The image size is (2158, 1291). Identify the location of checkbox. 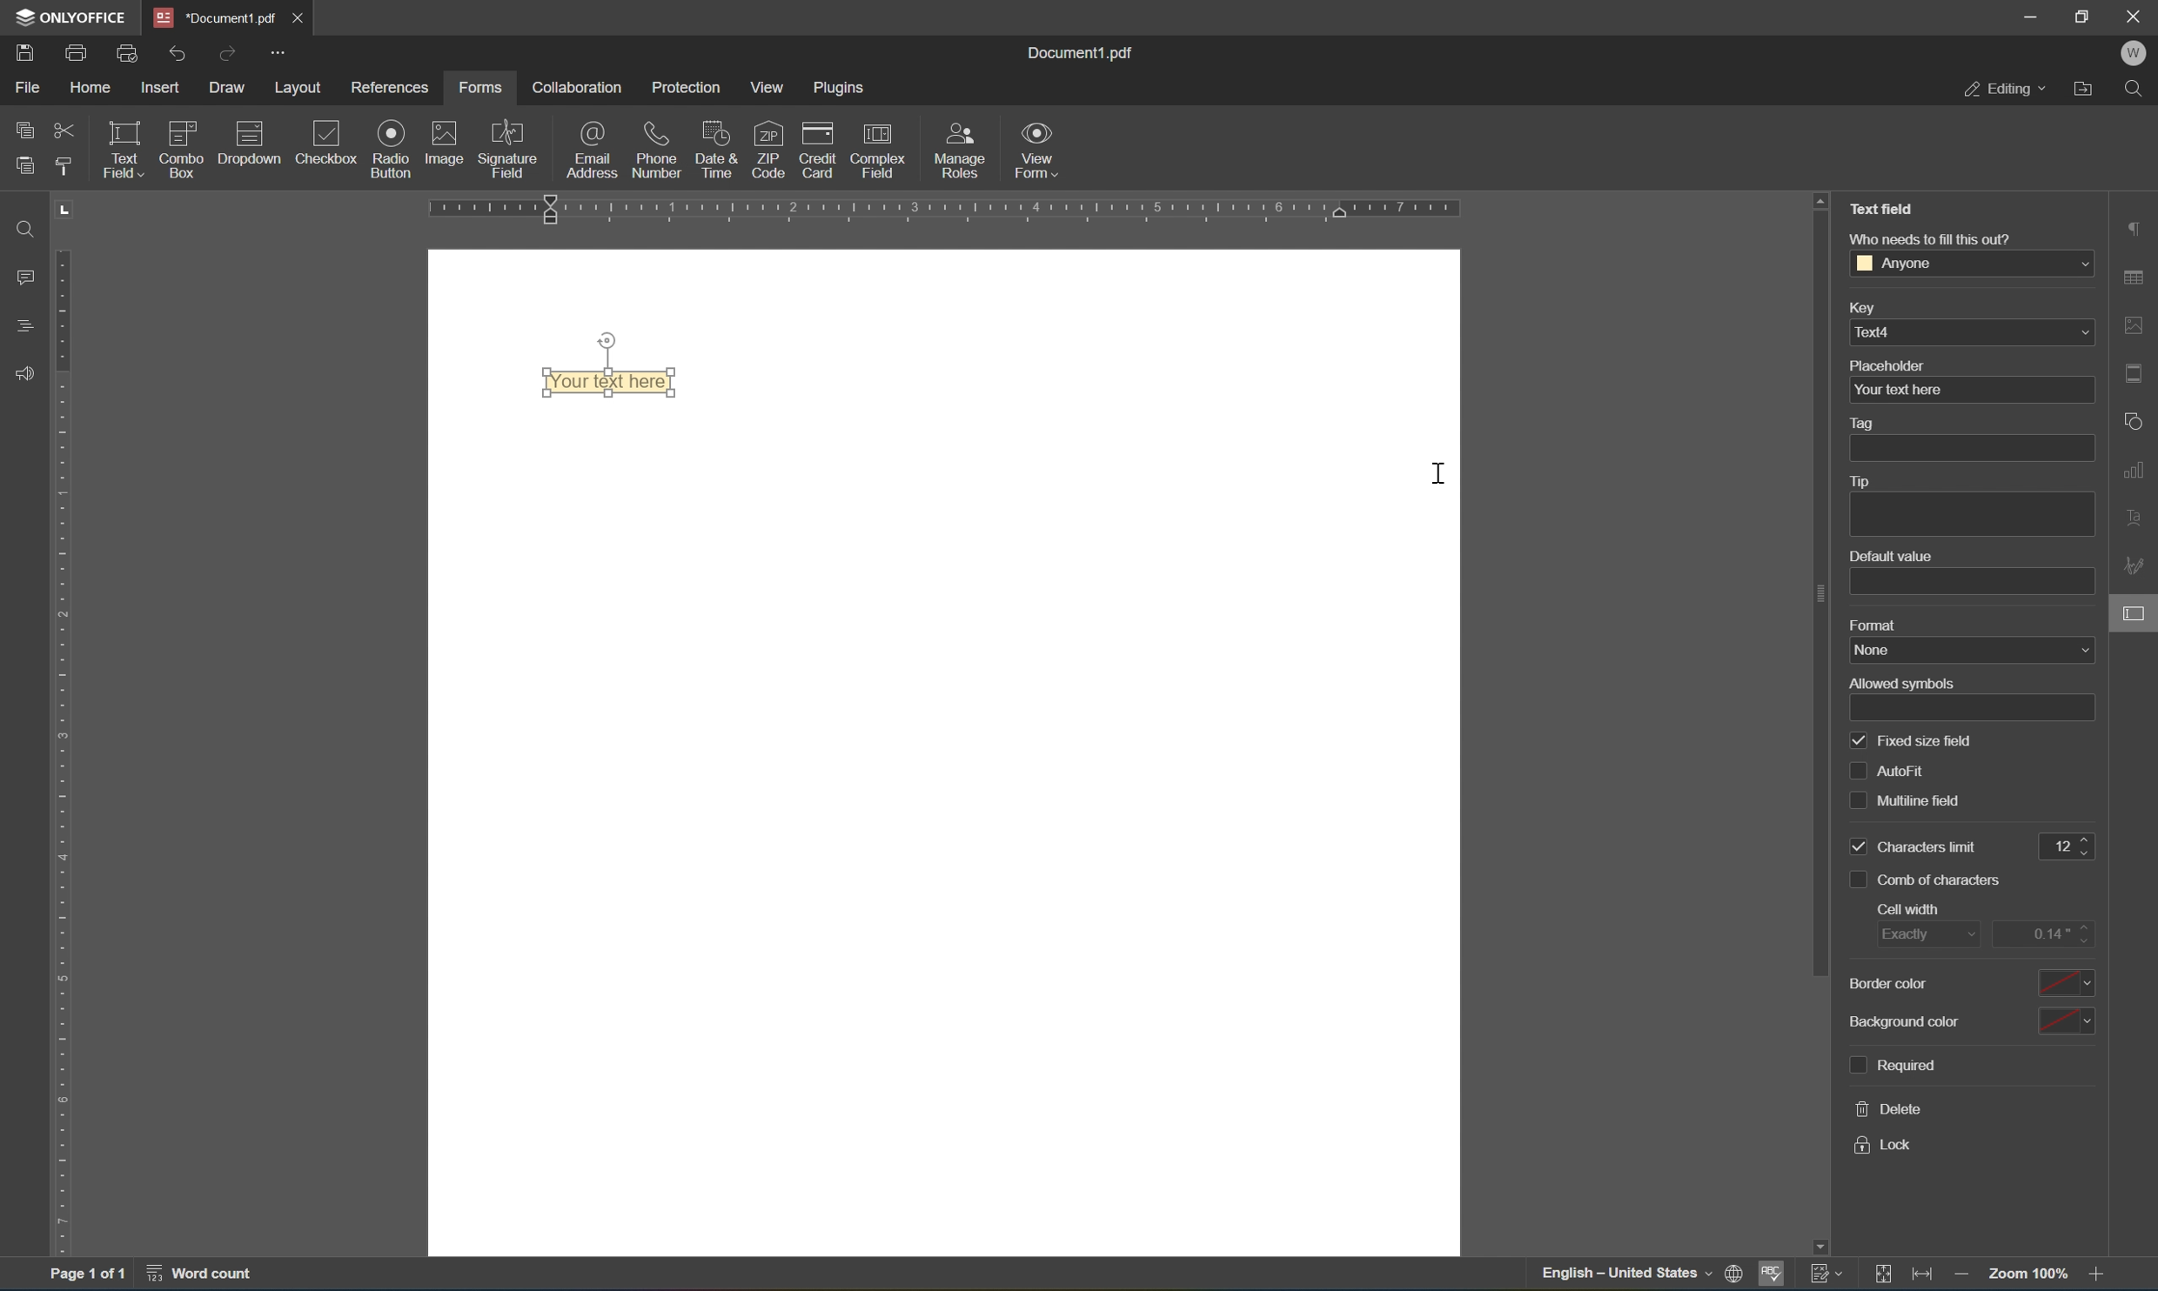
(1859, 770).